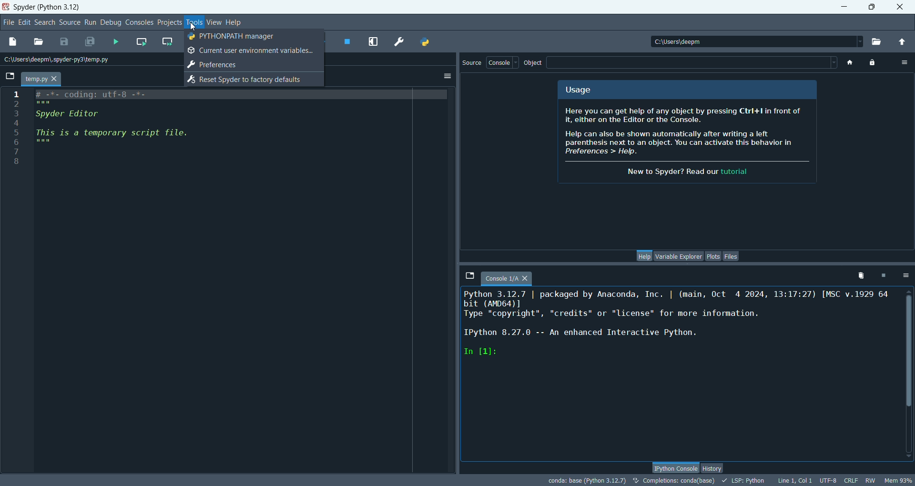  What do you see at coordinates (690, 144) in the screenshot?
I see `spyder read info ` at bounding box center [690, 144].